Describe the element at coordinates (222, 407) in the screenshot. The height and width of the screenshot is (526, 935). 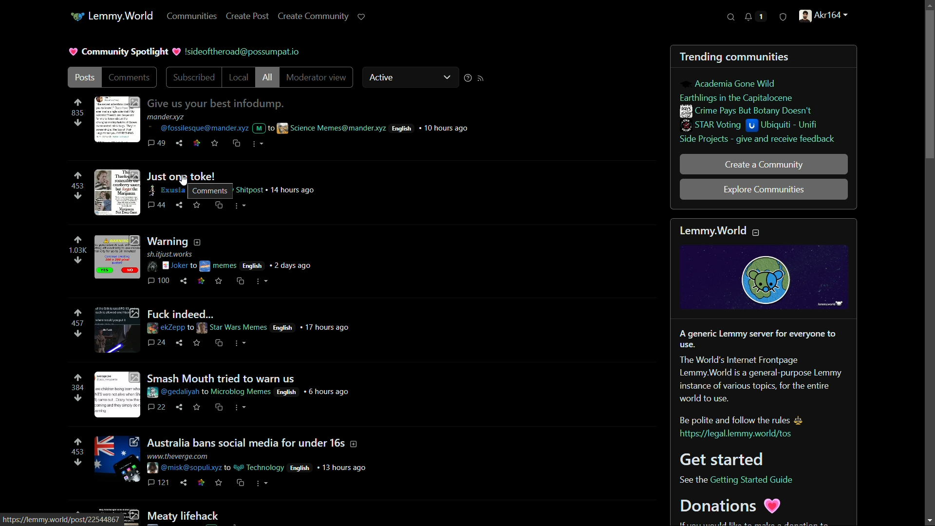
I see `crosspost` at that location.